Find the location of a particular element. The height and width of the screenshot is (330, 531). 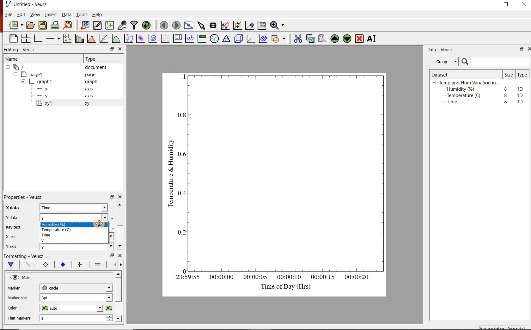

23:59:55 is located at coordinates (185, 278).